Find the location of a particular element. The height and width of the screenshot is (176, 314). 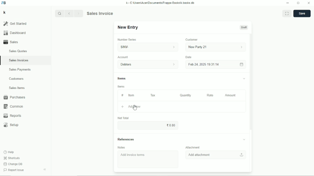

Forward is located at coordinates (79, 13).